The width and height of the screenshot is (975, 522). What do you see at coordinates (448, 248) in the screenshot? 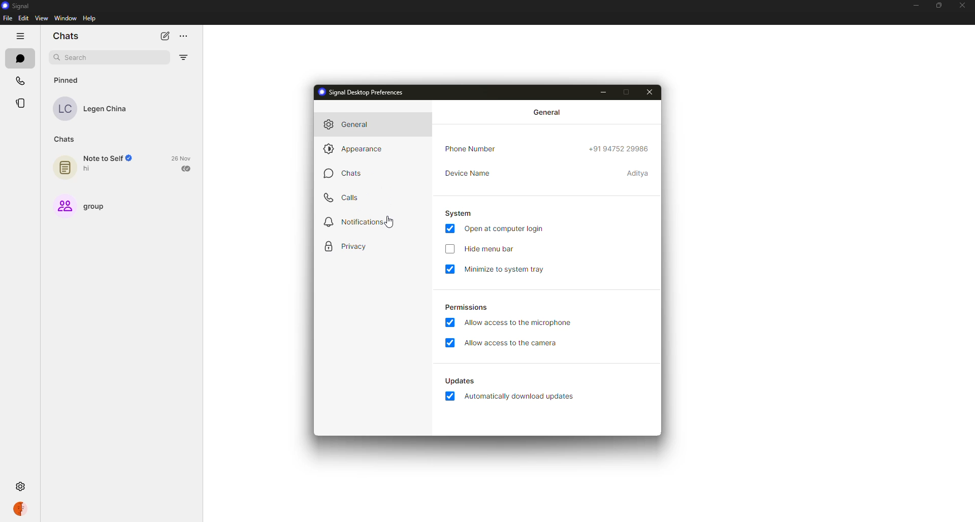
I see `click to enable` at bounding box center [448, 248].